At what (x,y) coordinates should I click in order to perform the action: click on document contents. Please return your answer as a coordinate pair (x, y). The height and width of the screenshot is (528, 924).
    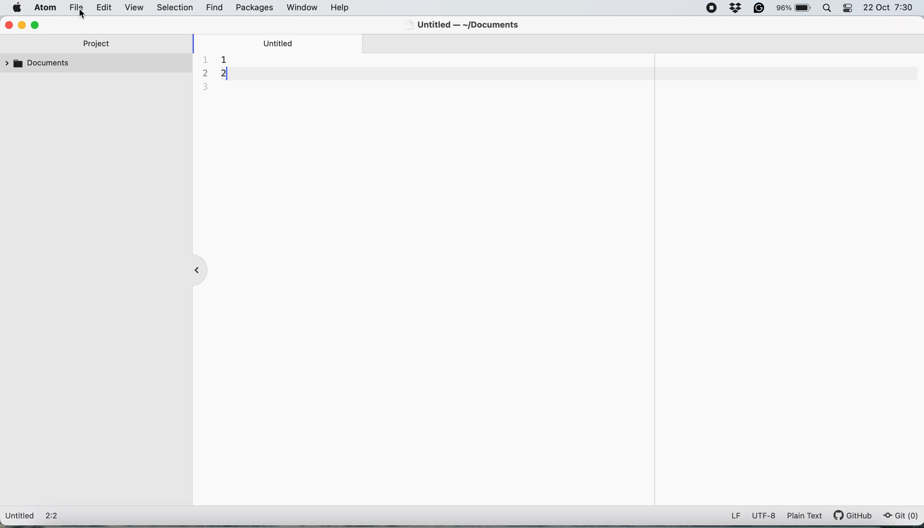
    Looking at the image, I should click on (222, 73).